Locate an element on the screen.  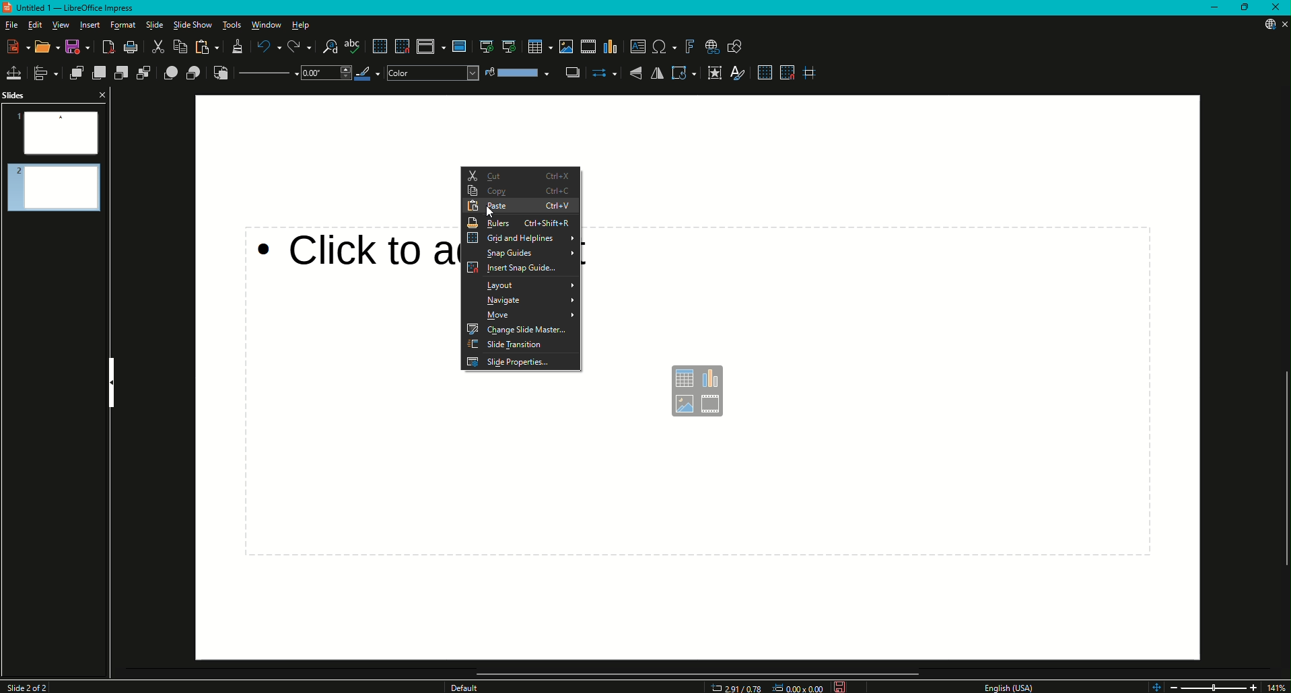
Print is located at coordinates (131, 46).